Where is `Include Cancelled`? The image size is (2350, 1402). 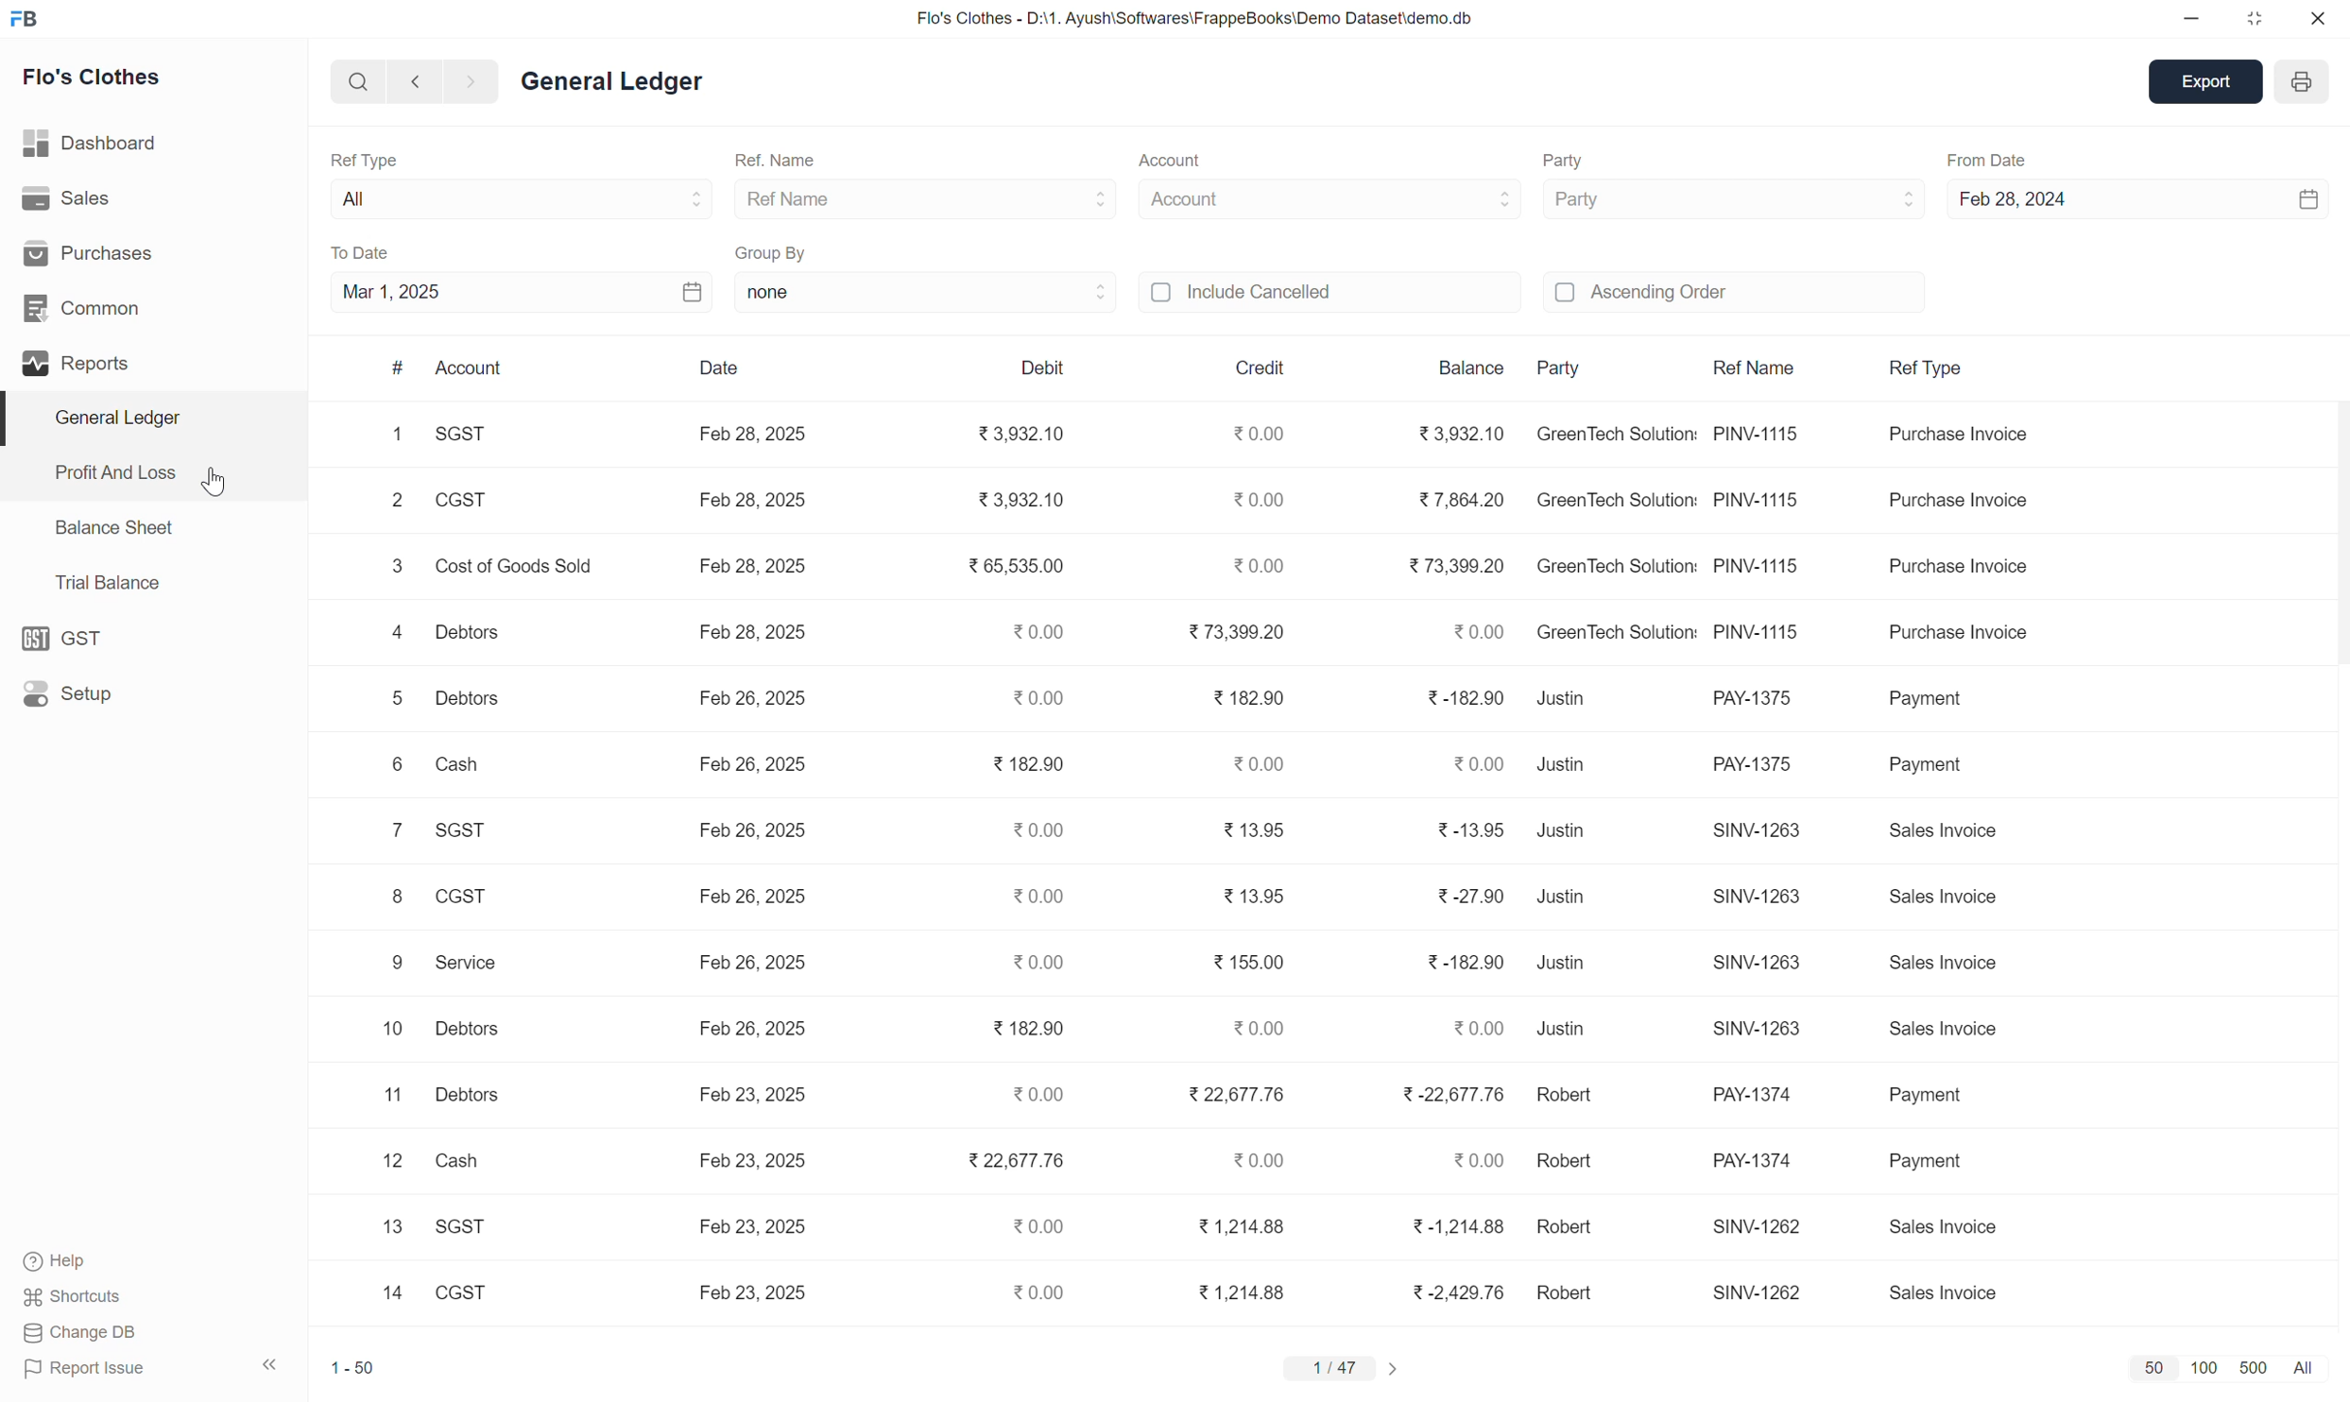
Include Cancelled is located at coordinates (1311, 291).